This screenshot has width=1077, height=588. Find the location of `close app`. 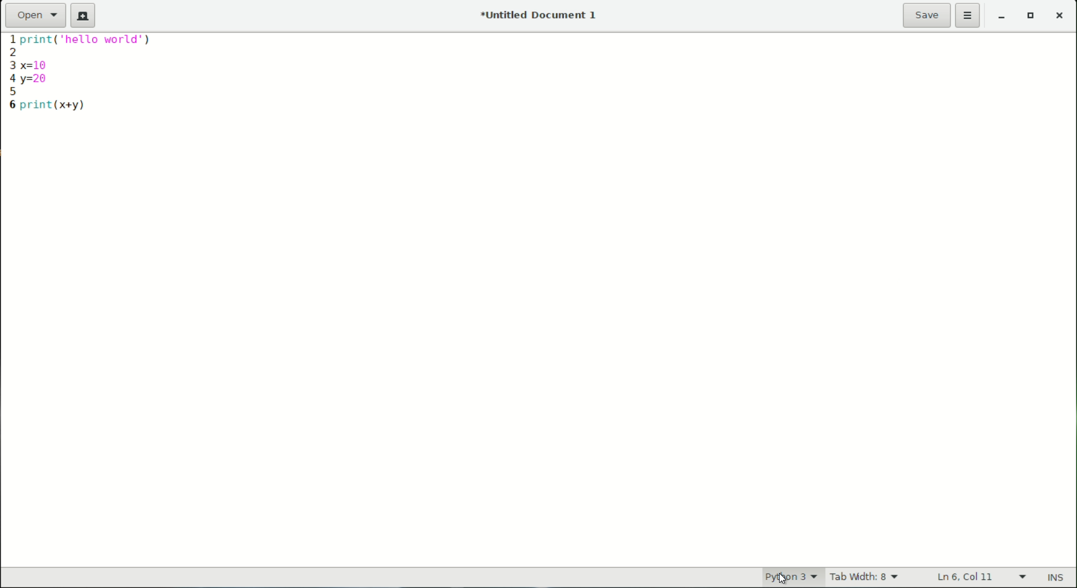

close app is located at coordinates (1061, 17).